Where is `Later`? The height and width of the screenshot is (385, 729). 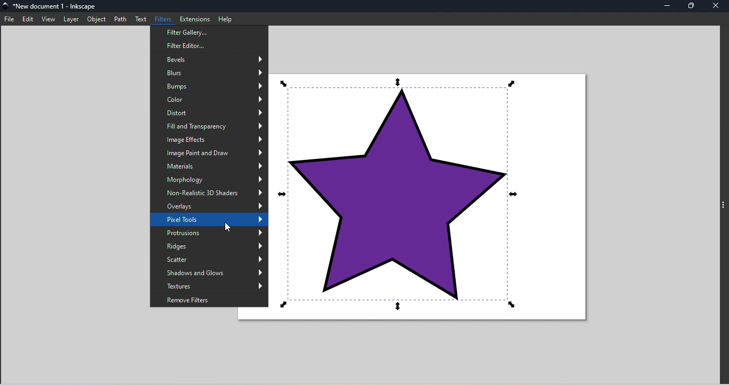
Later is located at coordinates (71, 21).